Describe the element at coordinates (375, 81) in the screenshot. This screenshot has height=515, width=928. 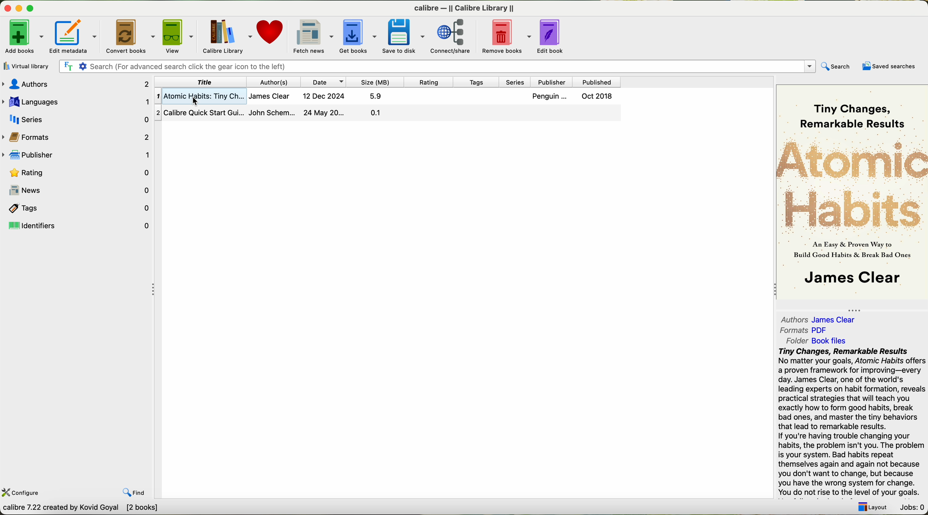
I see `size` at that location.